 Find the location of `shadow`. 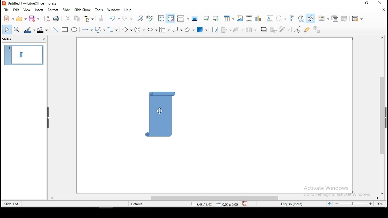

shadow is located at coordinates (263, 29).